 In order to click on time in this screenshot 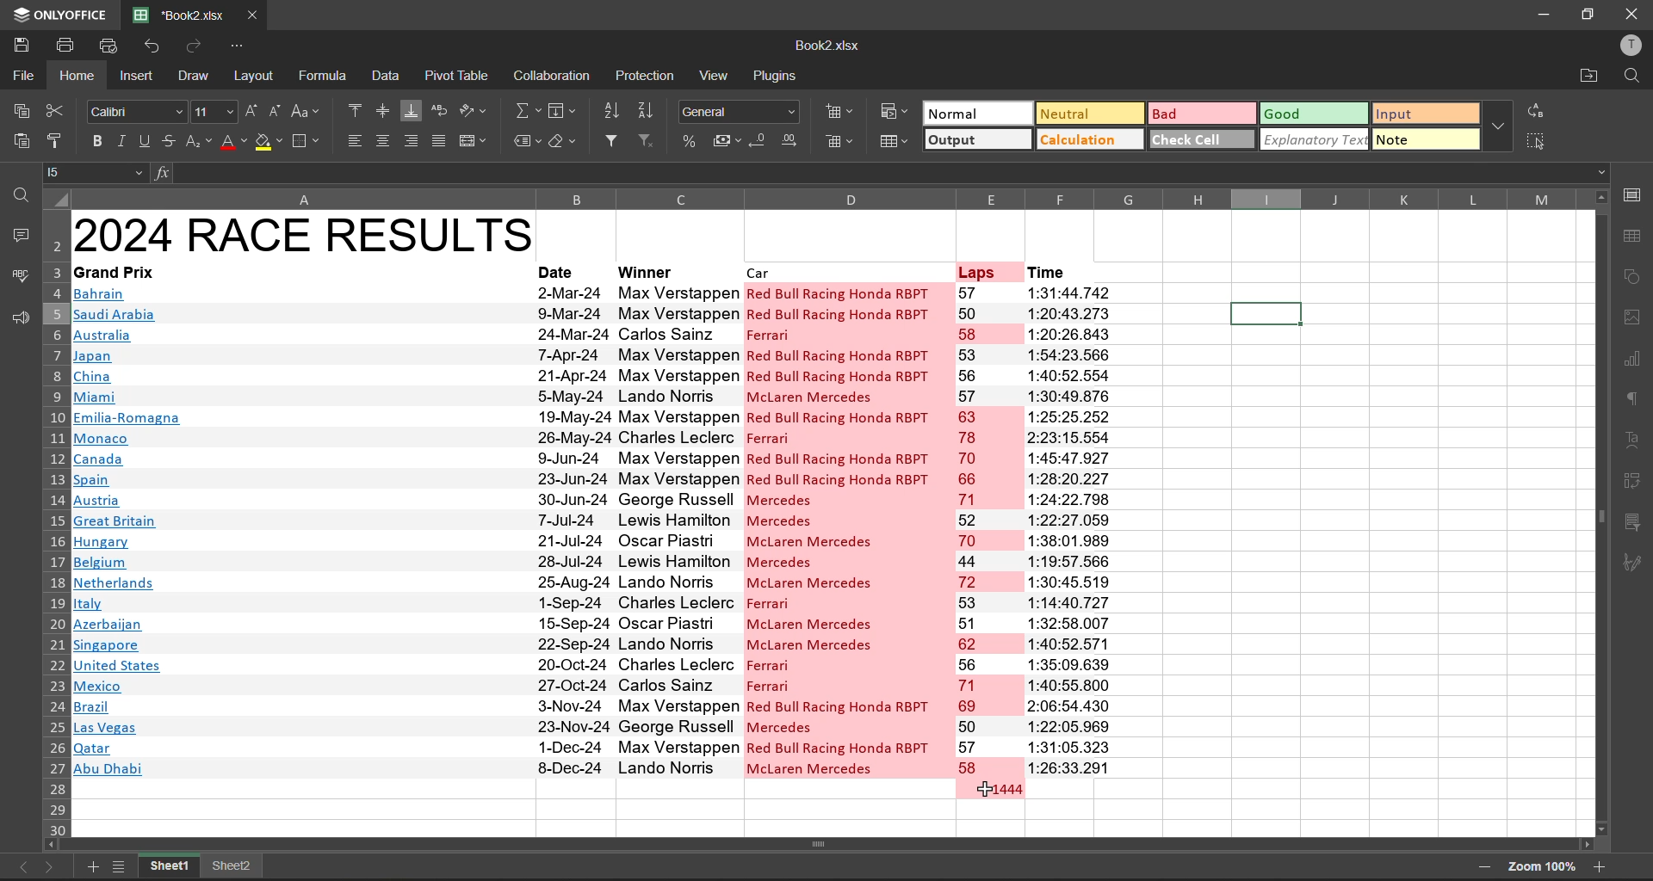, I will do `click(1050, 271)`.